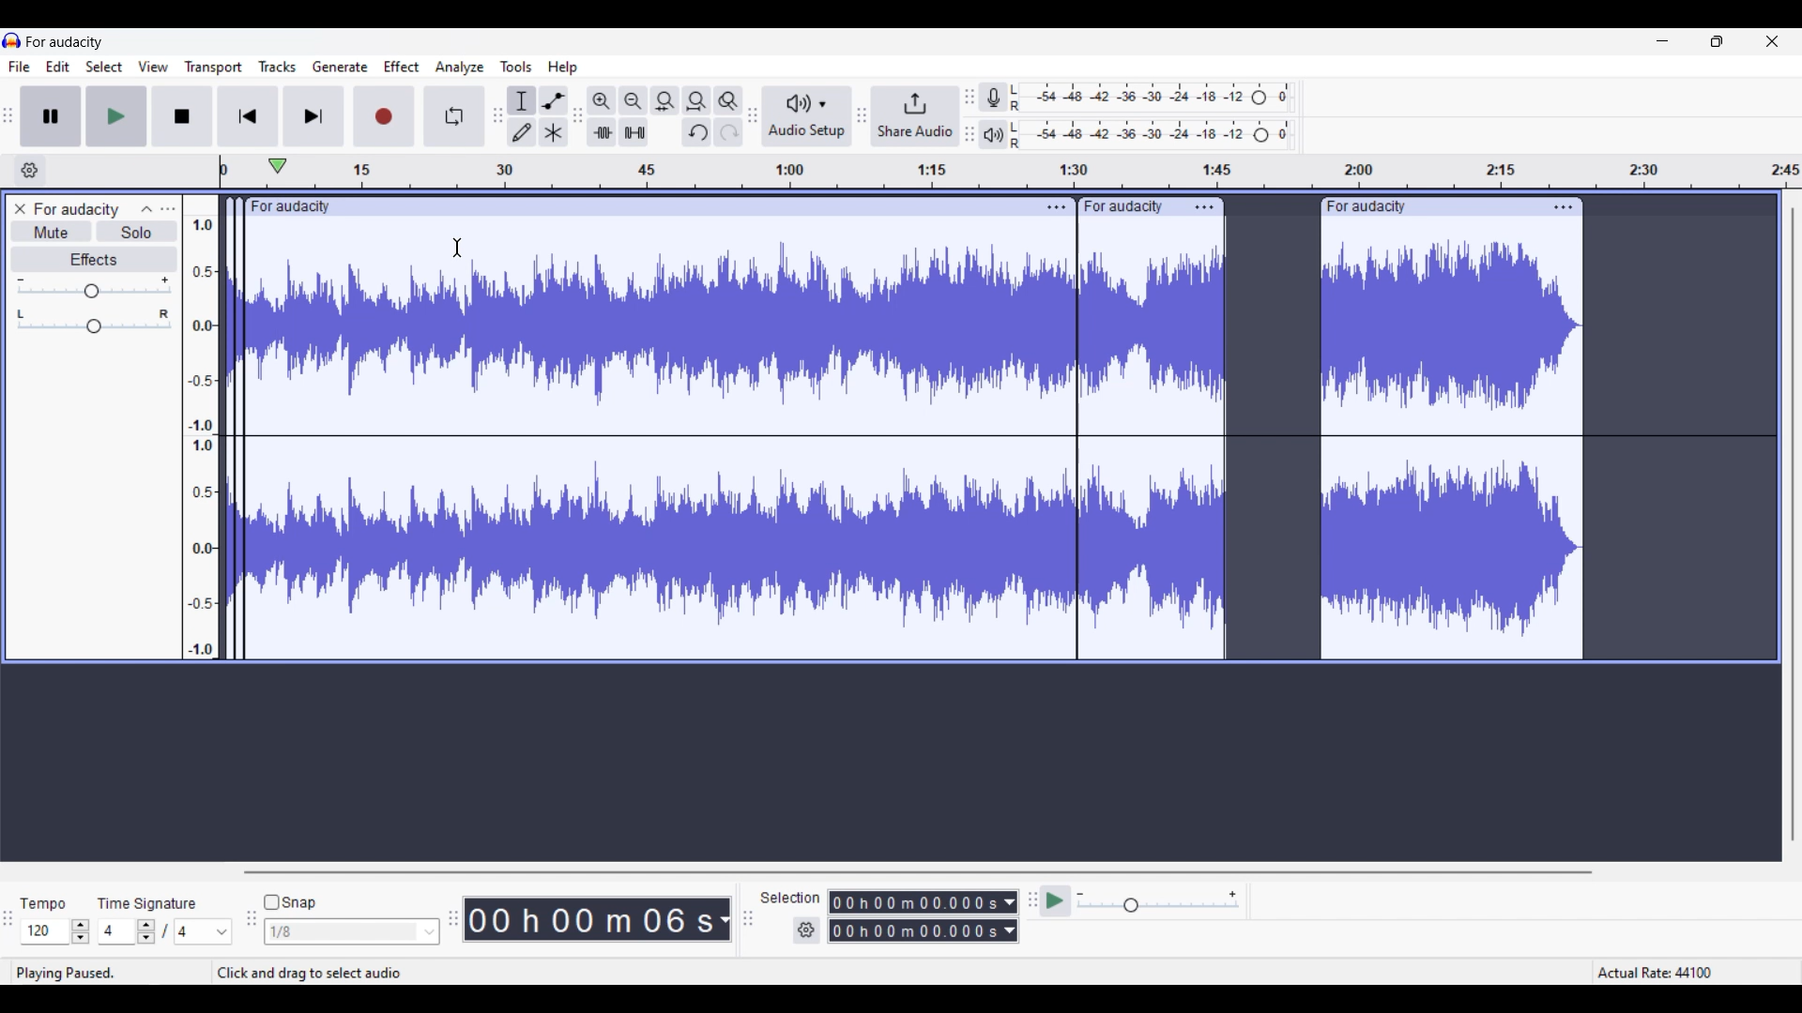 Image resolution: width=1802 pixels, height=1013 pixels. Describe the element at coordinates (522, 99) in the screenshot. I see `selection tool` at that location.